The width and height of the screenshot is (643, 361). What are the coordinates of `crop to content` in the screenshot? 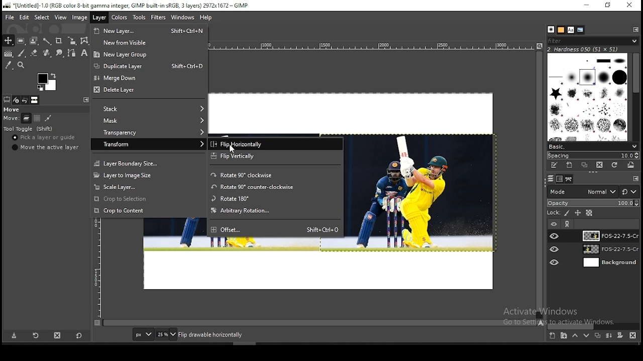 It's located at (148, 210).